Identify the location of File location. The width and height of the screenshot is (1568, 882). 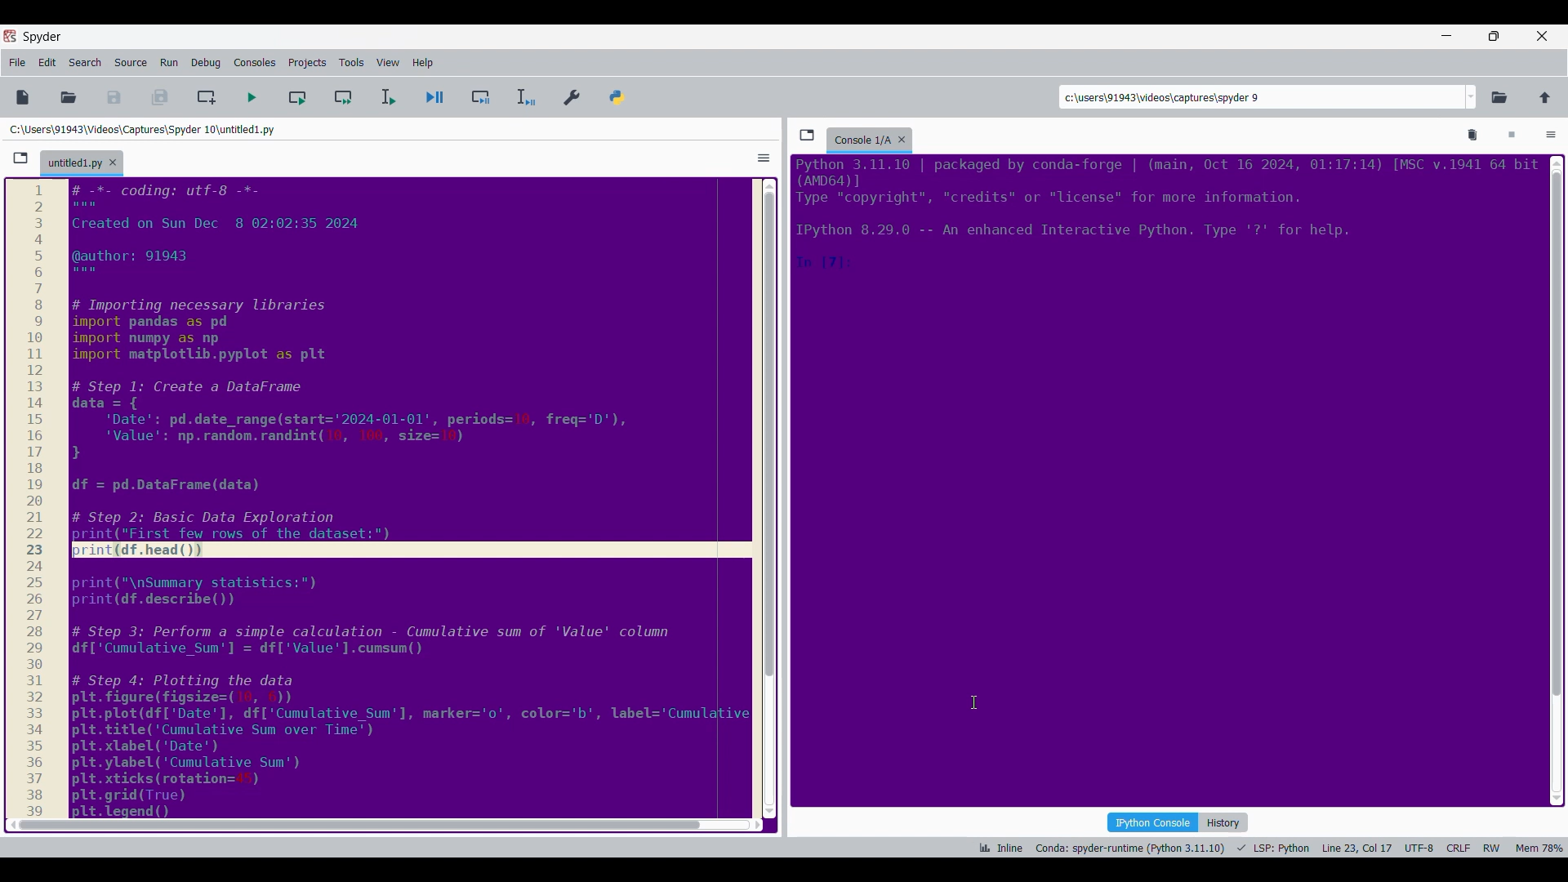
(142, 129).